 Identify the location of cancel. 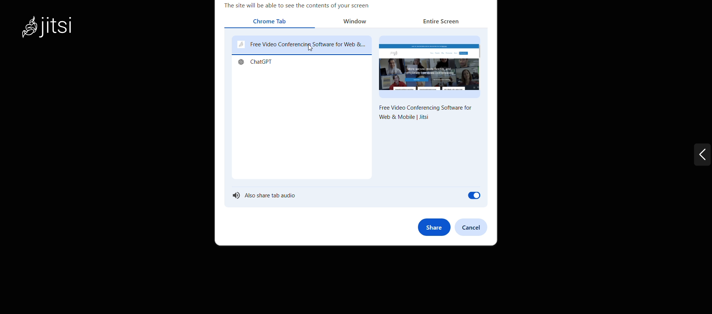
(474, 226).